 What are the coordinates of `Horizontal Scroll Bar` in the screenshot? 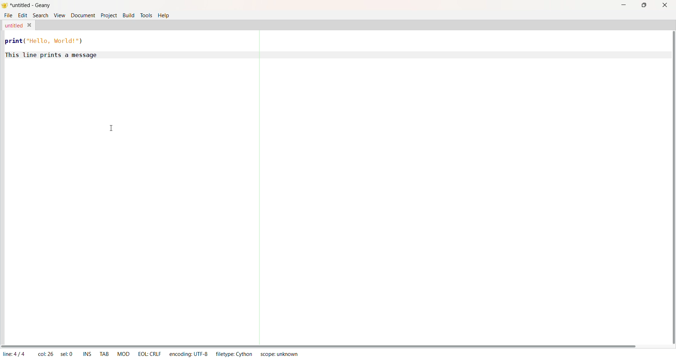 It's located at (319, 345).